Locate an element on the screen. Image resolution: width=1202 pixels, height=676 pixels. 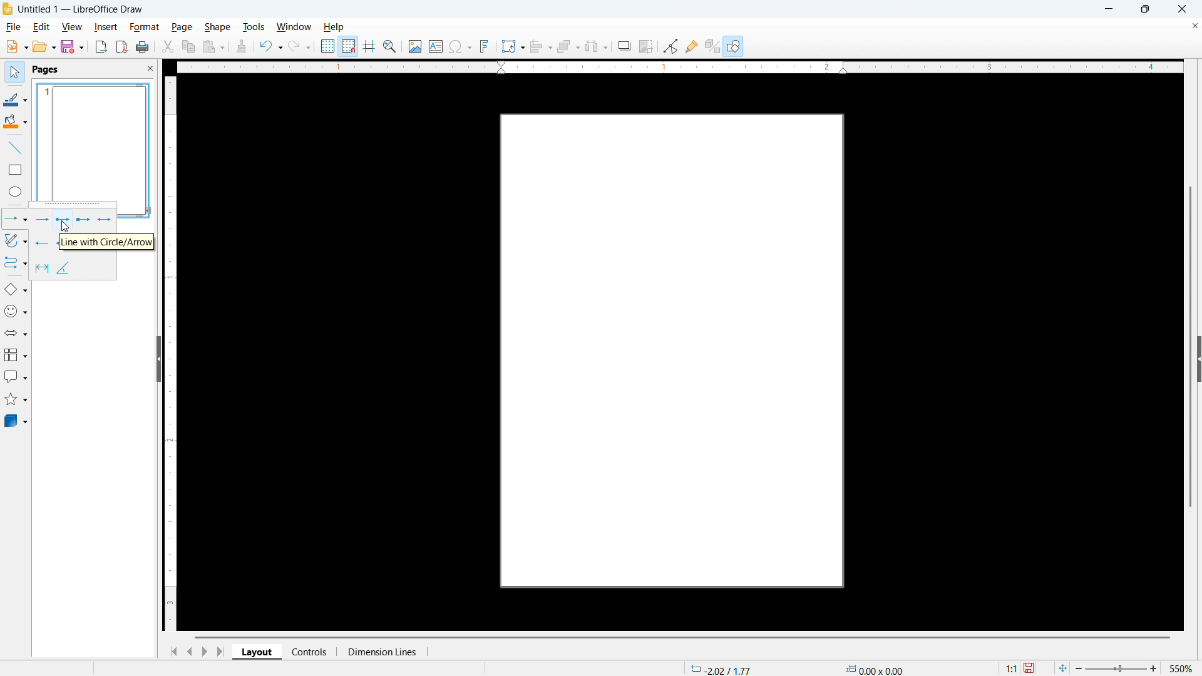
New  is located at coordinates (16, 47).